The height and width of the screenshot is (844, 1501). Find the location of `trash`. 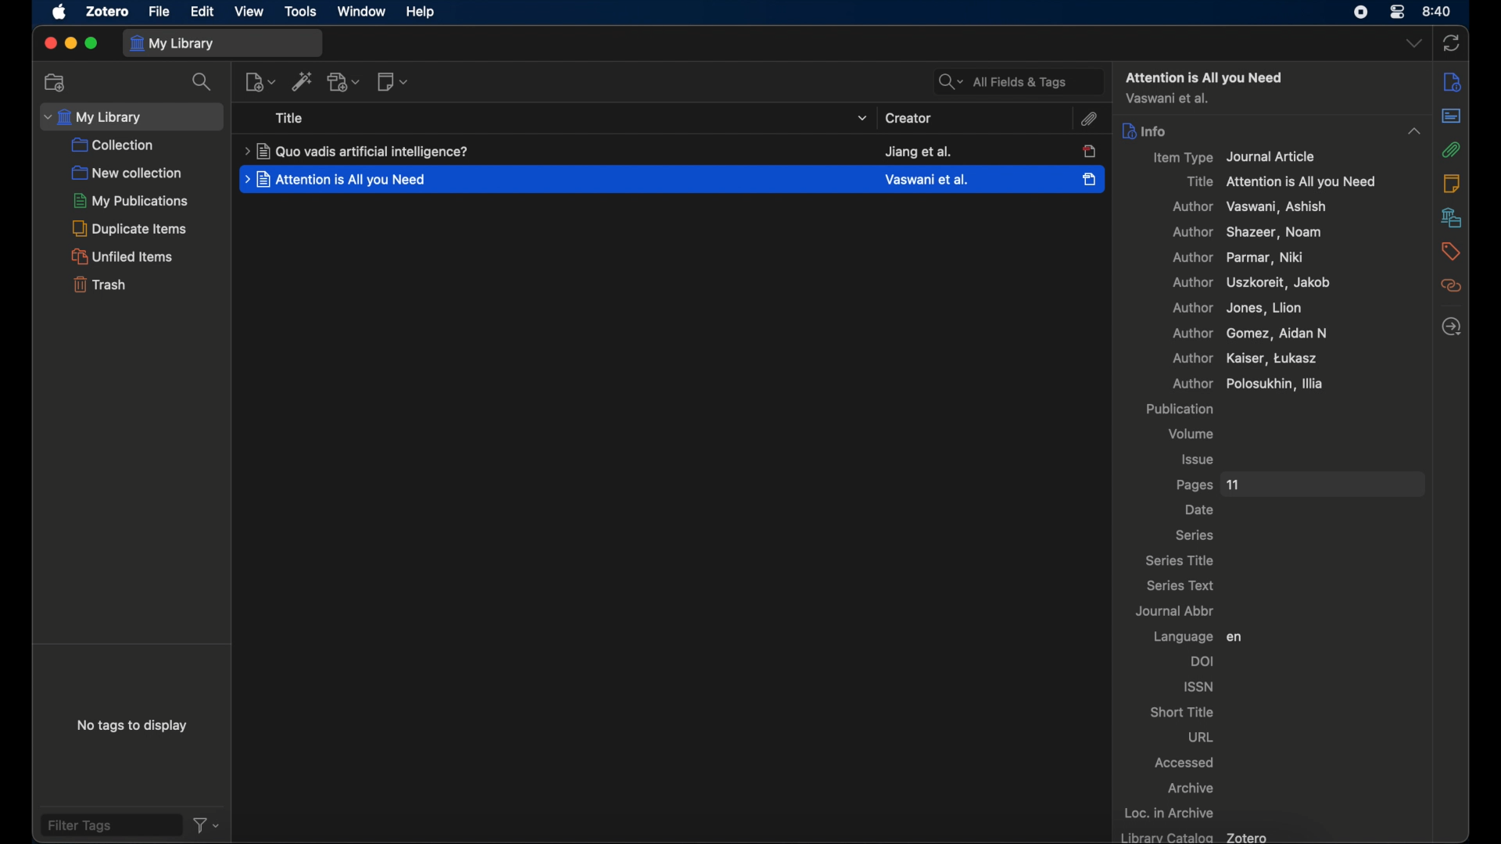

trash is located at coordinates (99, 284).